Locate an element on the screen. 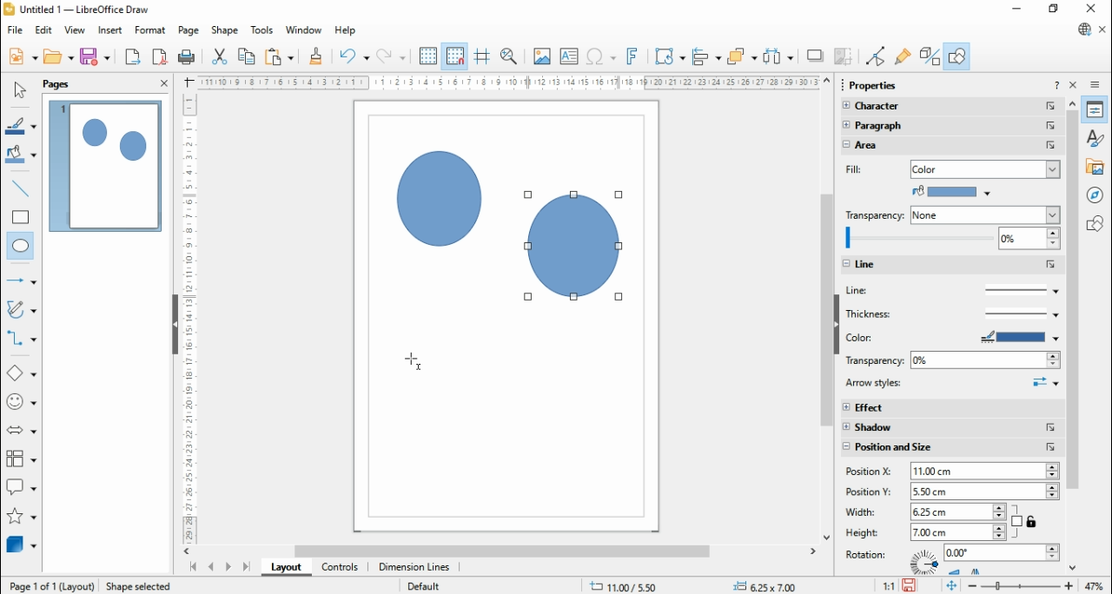  hide is located at coordinates (836, 325).